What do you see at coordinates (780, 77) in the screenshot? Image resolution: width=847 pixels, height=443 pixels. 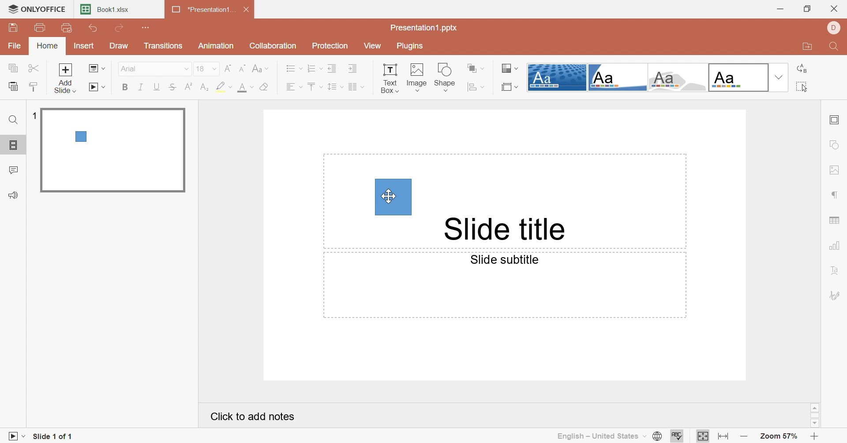 I see `Drop Down` at bounding box center [780, 77].